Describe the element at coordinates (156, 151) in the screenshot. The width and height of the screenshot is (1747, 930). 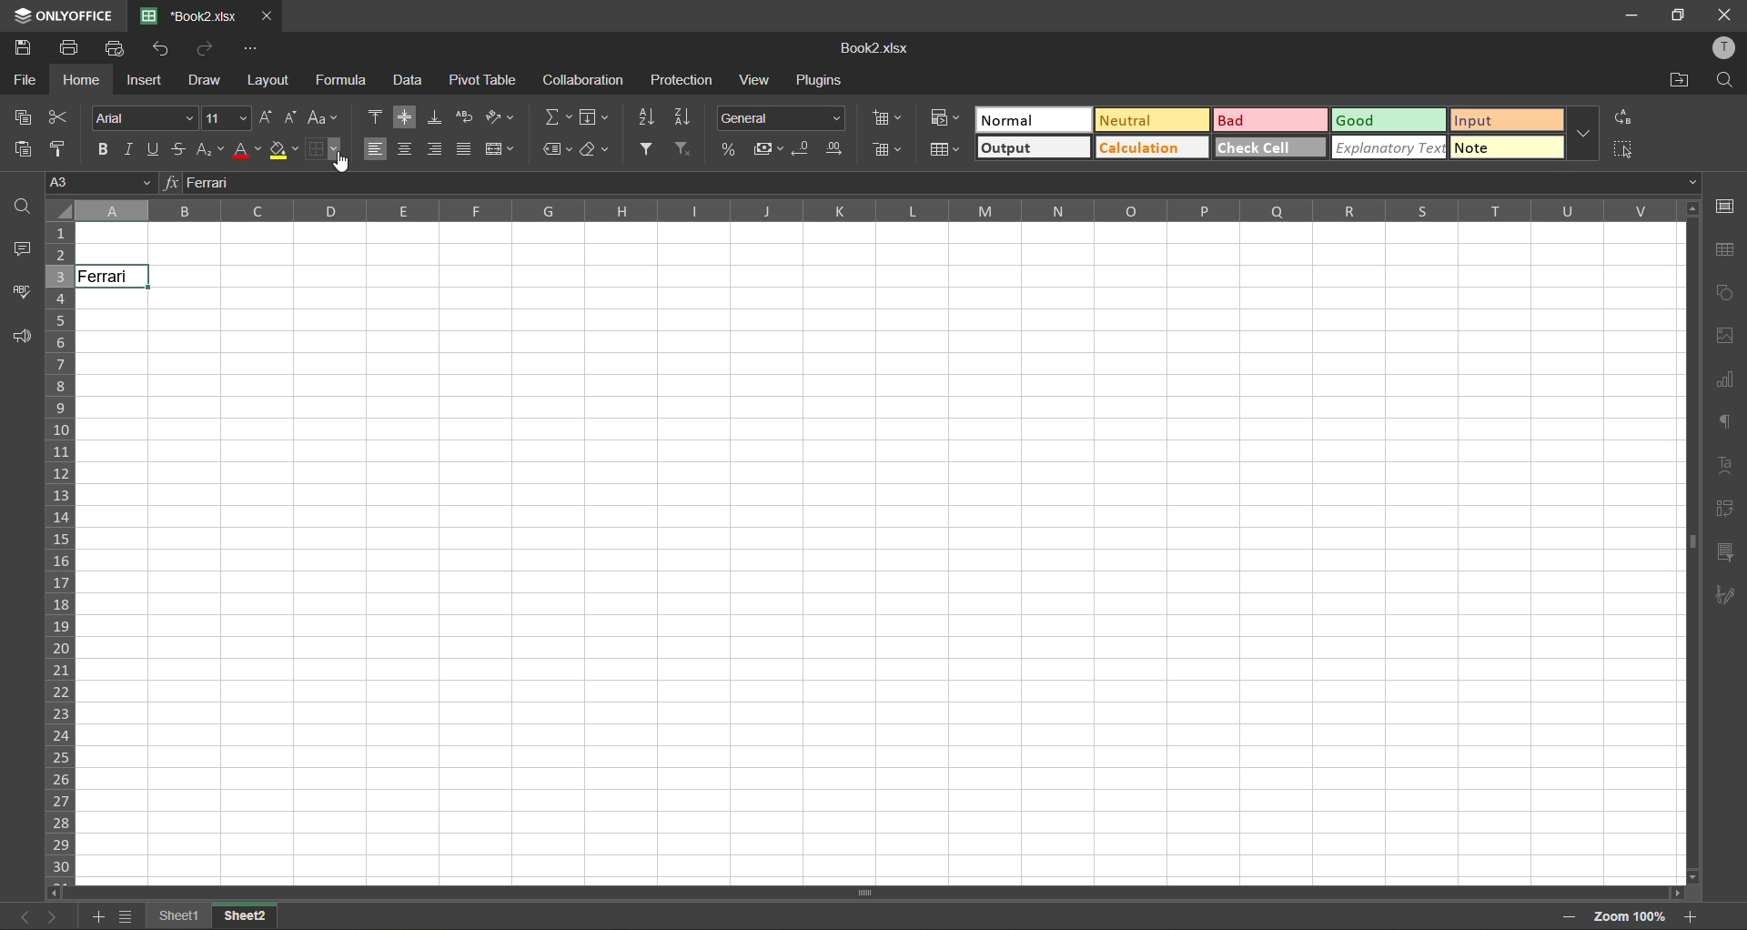
I see `underline` at that location.